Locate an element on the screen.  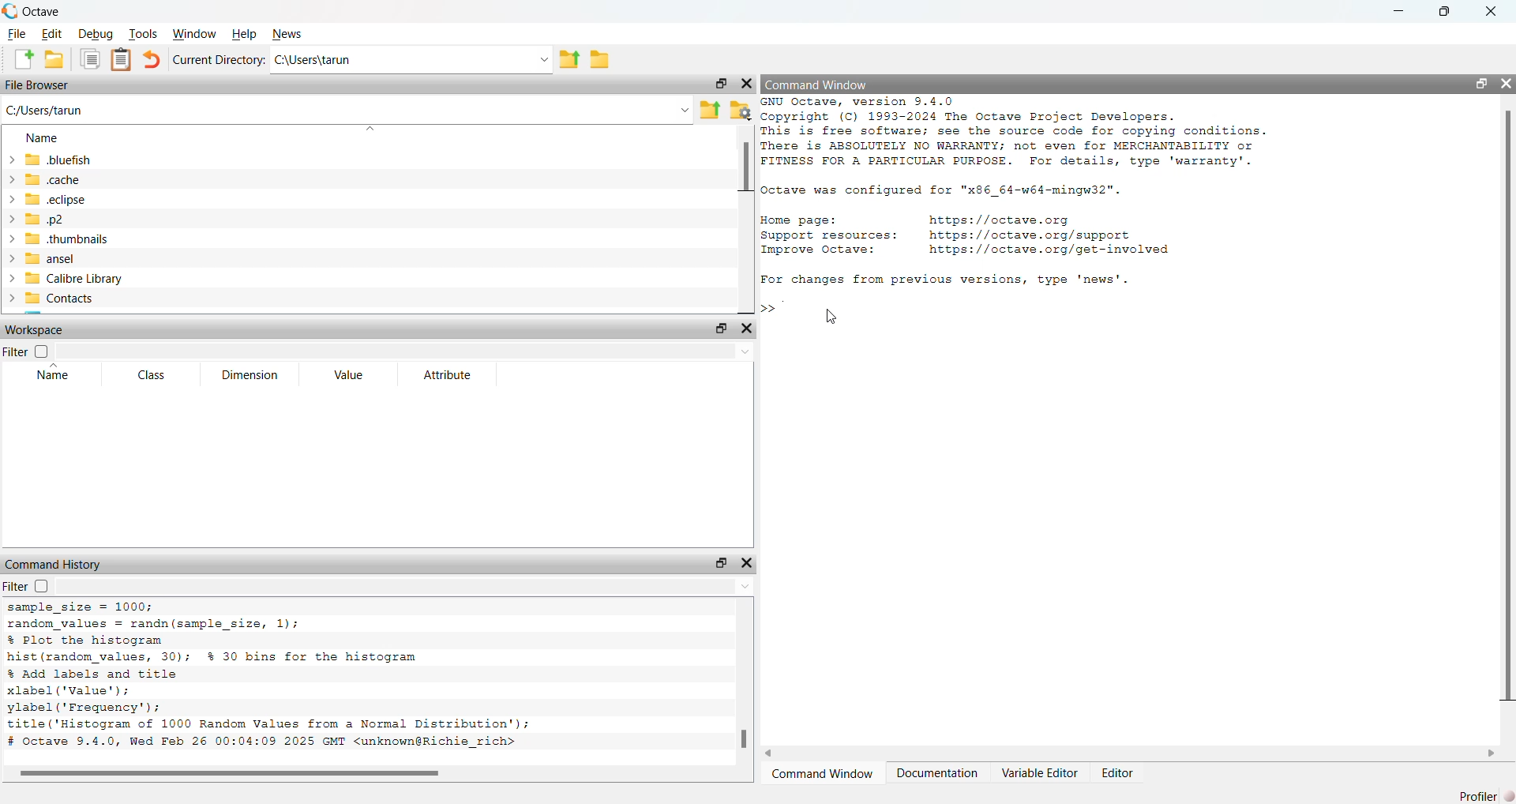
C:/Users/tarun is located at coordinates (45, 111).